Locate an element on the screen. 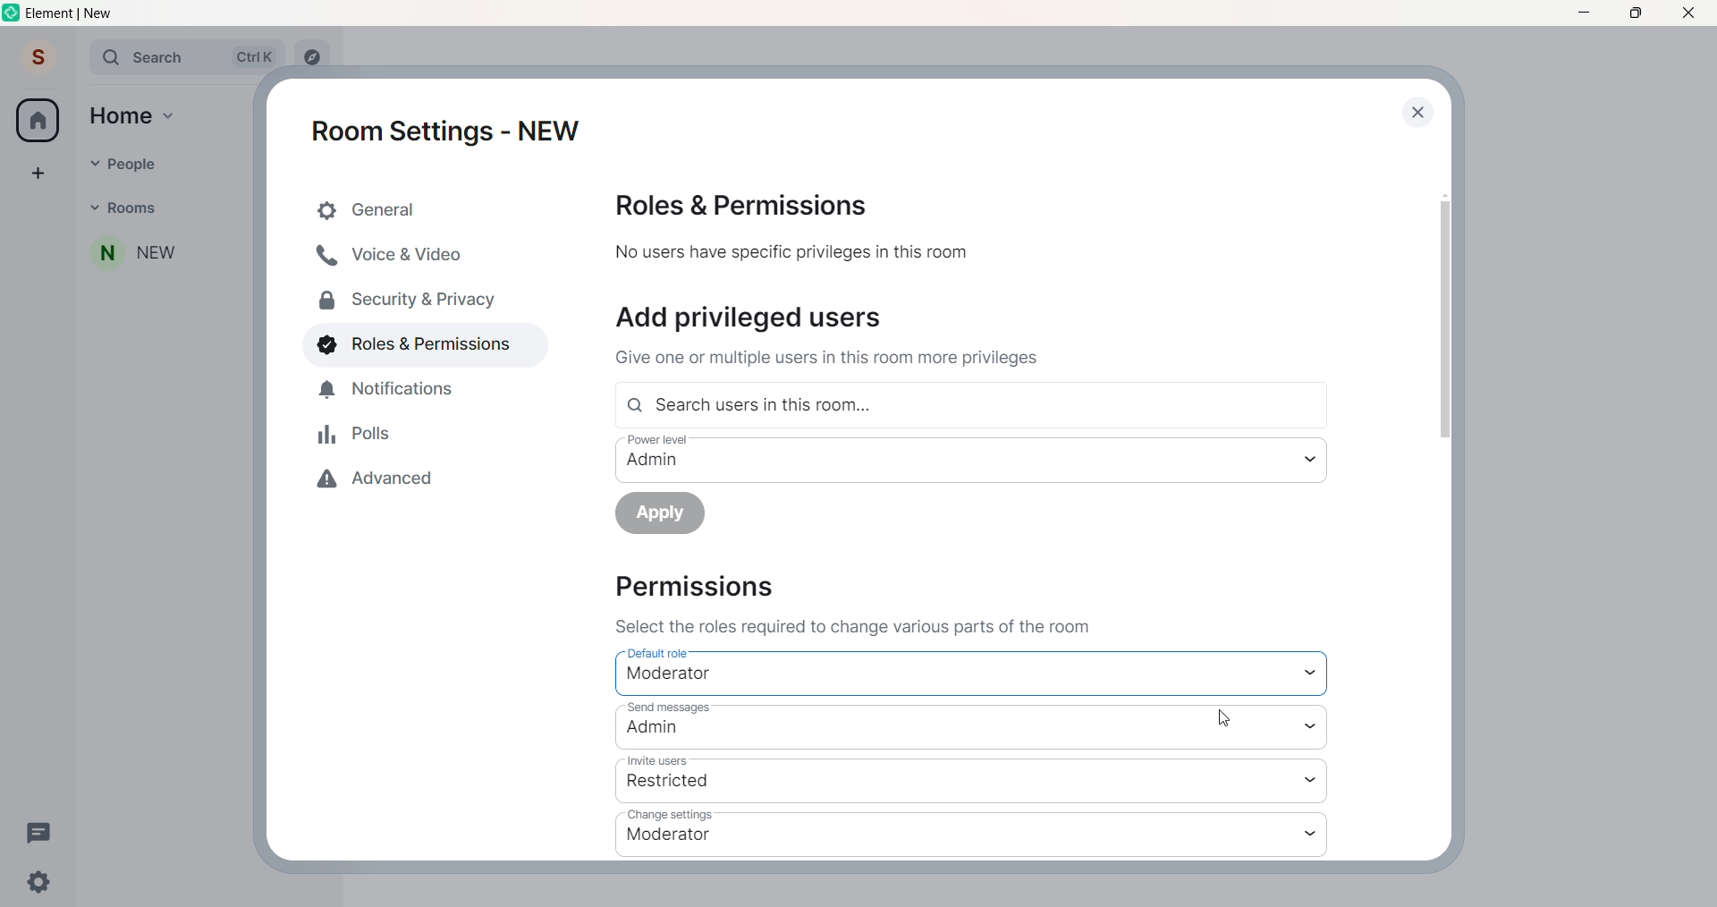 The height and width of the screenshot is (907, 1717). instruction is located at coordinates (851, 626).